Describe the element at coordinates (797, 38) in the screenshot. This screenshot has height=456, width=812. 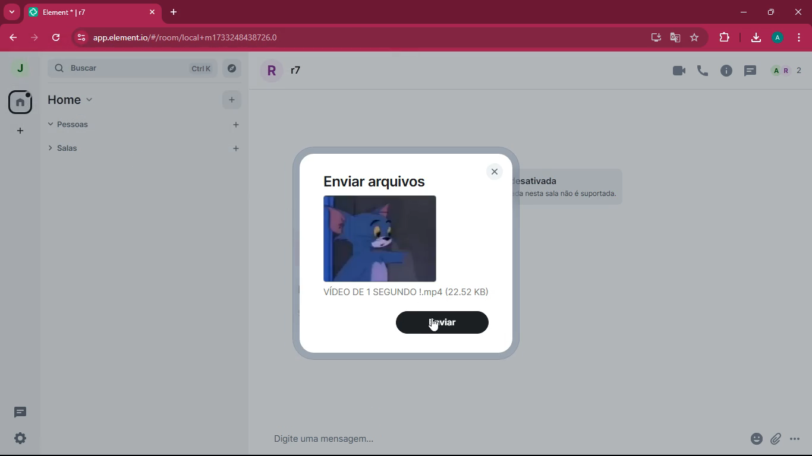
I see `menu` at that location.